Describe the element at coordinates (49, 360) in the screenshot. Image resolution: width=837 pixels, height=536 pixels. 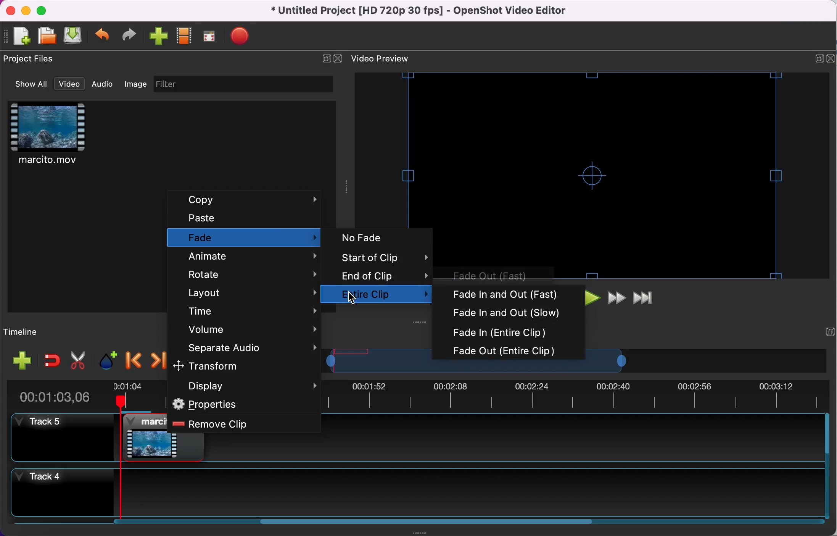
I see `enable snapping` at that location.